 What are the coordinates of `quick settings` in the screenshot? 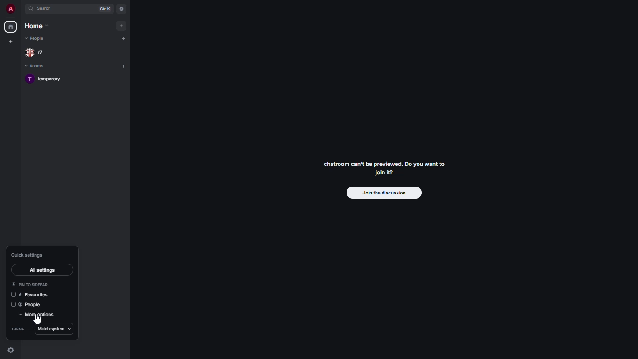 It's located at (9, 351).